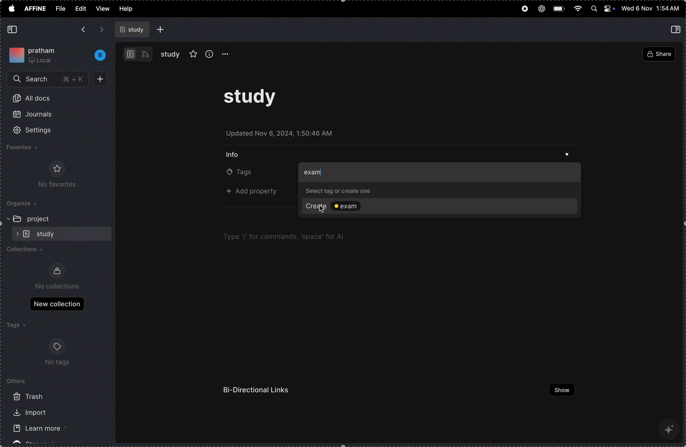 The image size is (686, 447). Describe the element at coordinates (235, 154) in the screenshot. I see `info` at that location.